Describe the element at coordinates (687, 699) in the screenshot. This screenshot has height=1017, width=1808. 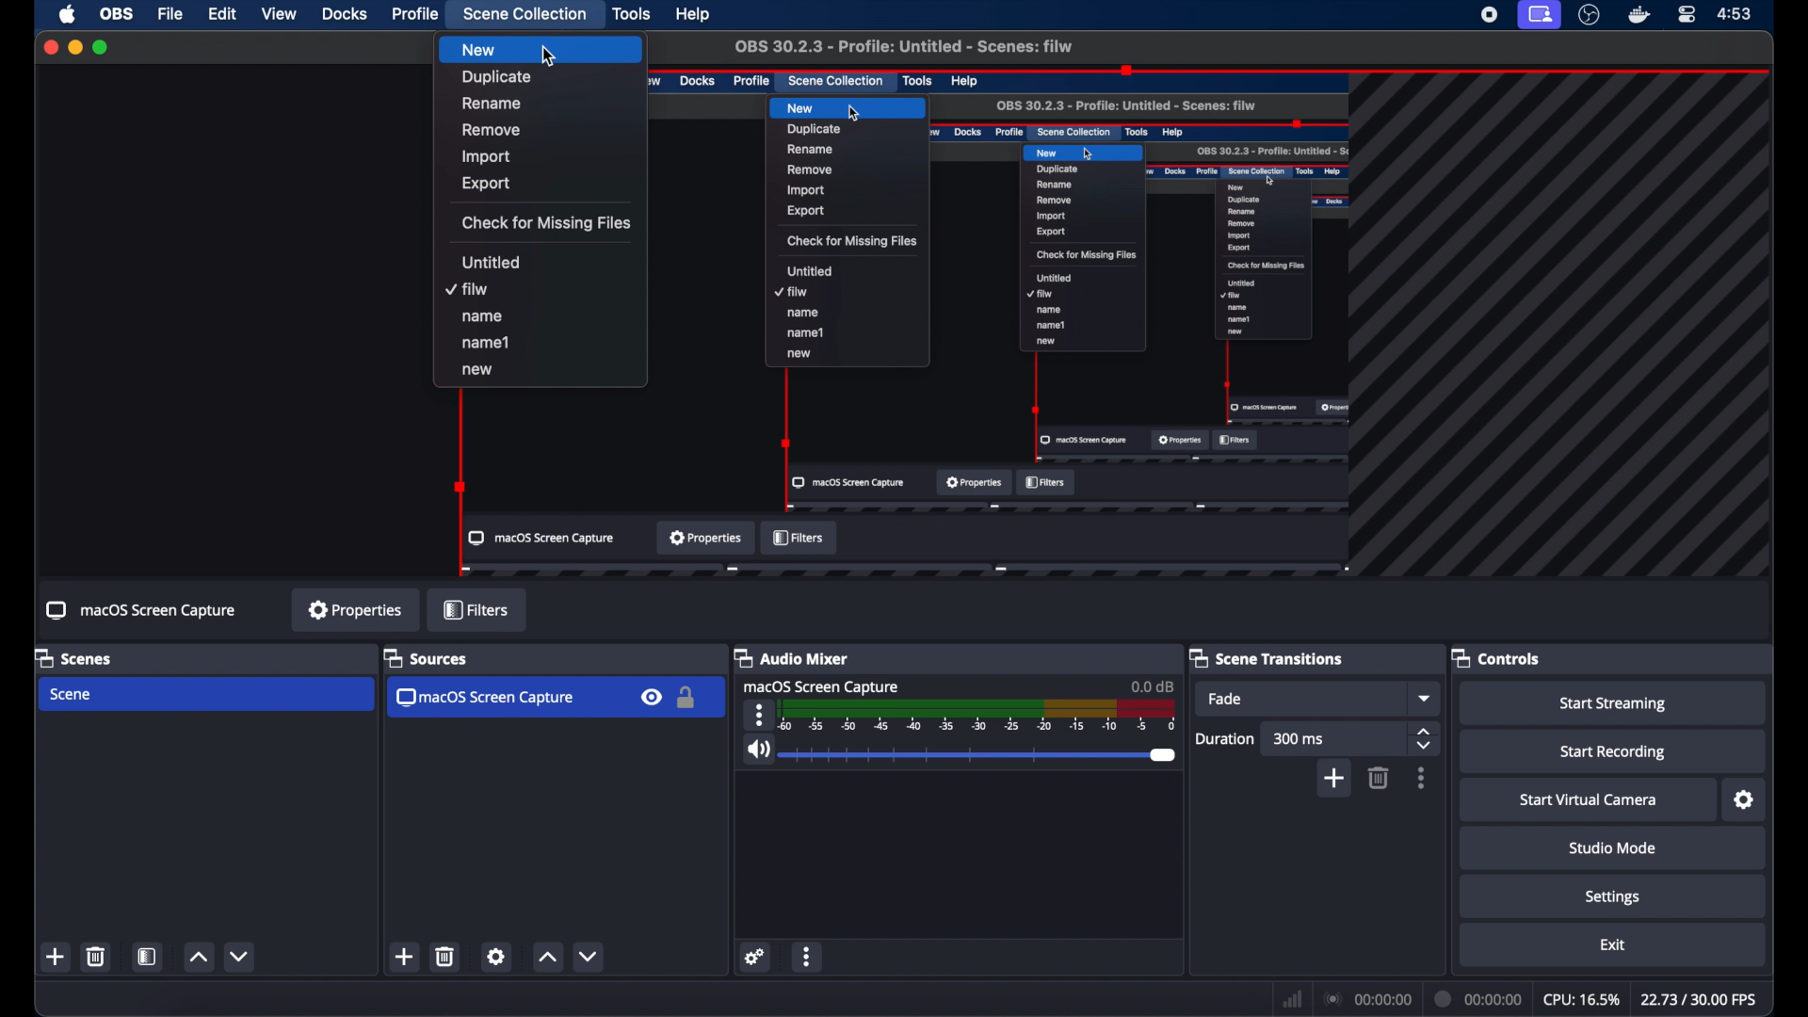
I see `lock` at that location.